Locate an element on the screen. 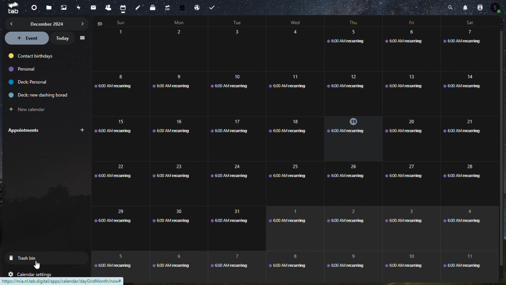  26 is located at coordinates (346, 182).